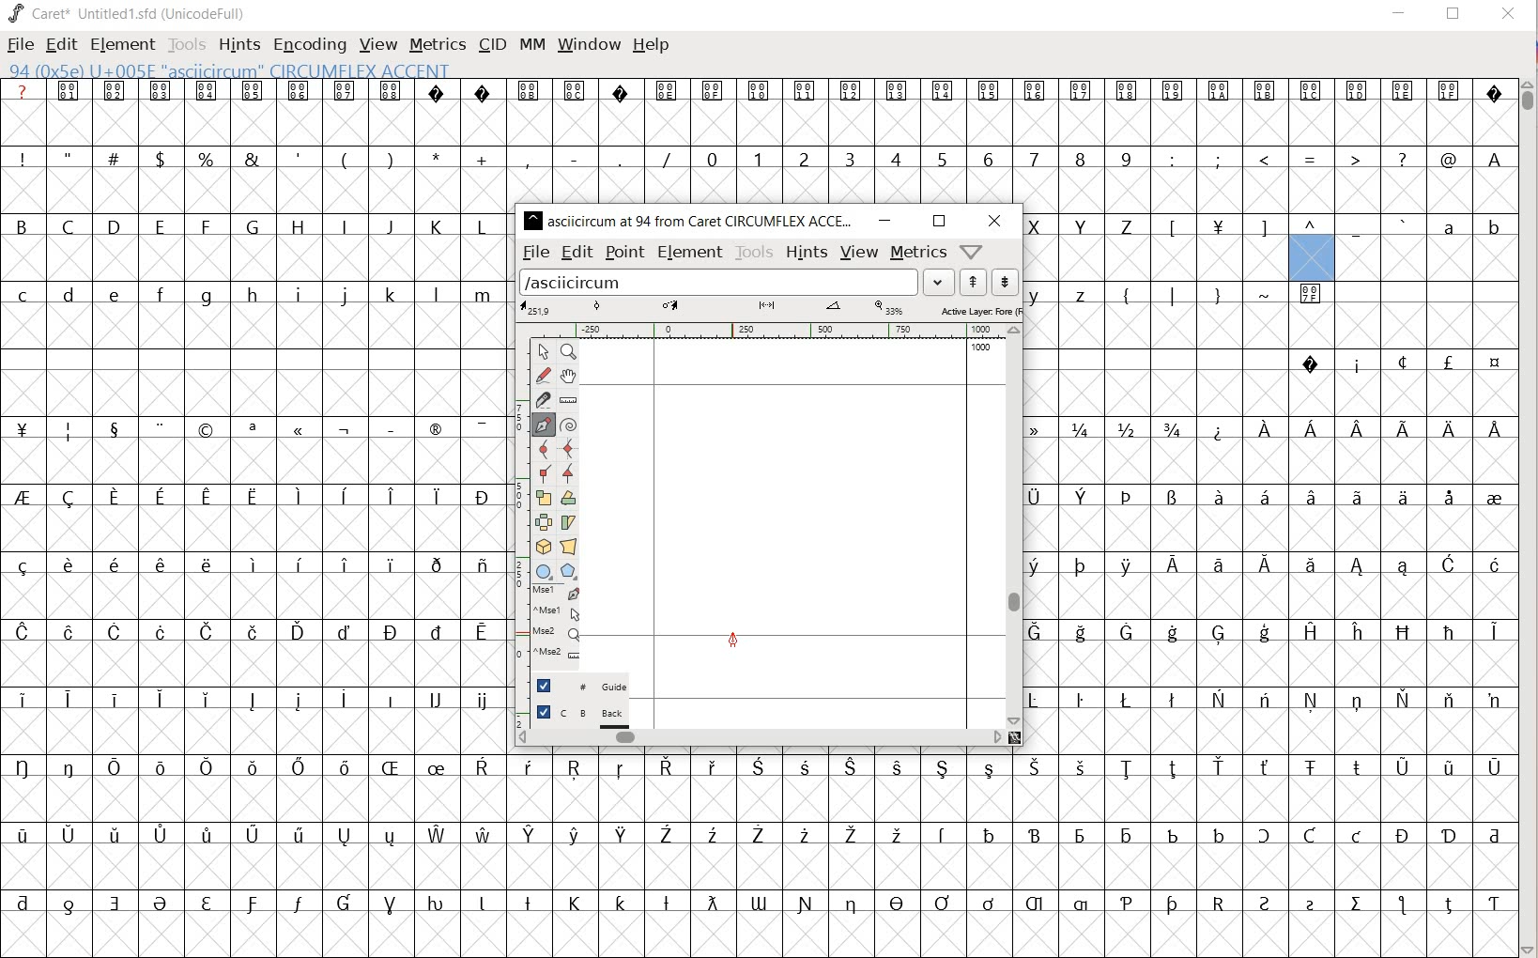 The height and width of the screenshot is (958, 1538). Describe the element at coordinates (1506, 15) in the screenshot. I see `CLOSE` at that location.